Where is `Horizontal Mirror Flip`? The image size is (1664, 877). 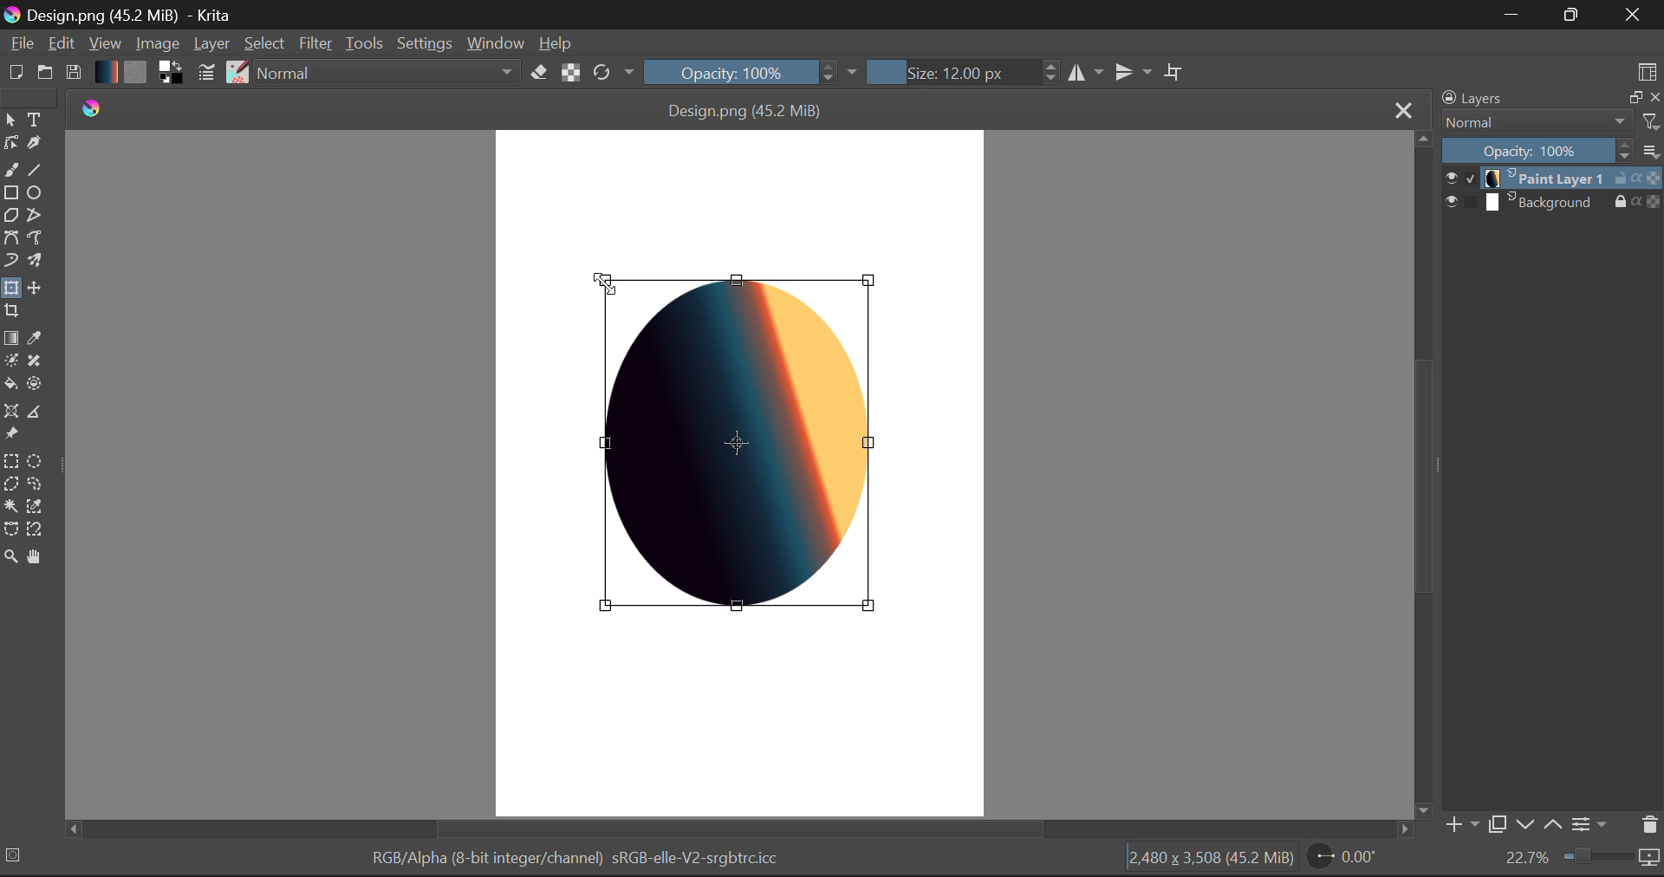 Horizontal Mirror Flip is located at coordinates (1129, 71).